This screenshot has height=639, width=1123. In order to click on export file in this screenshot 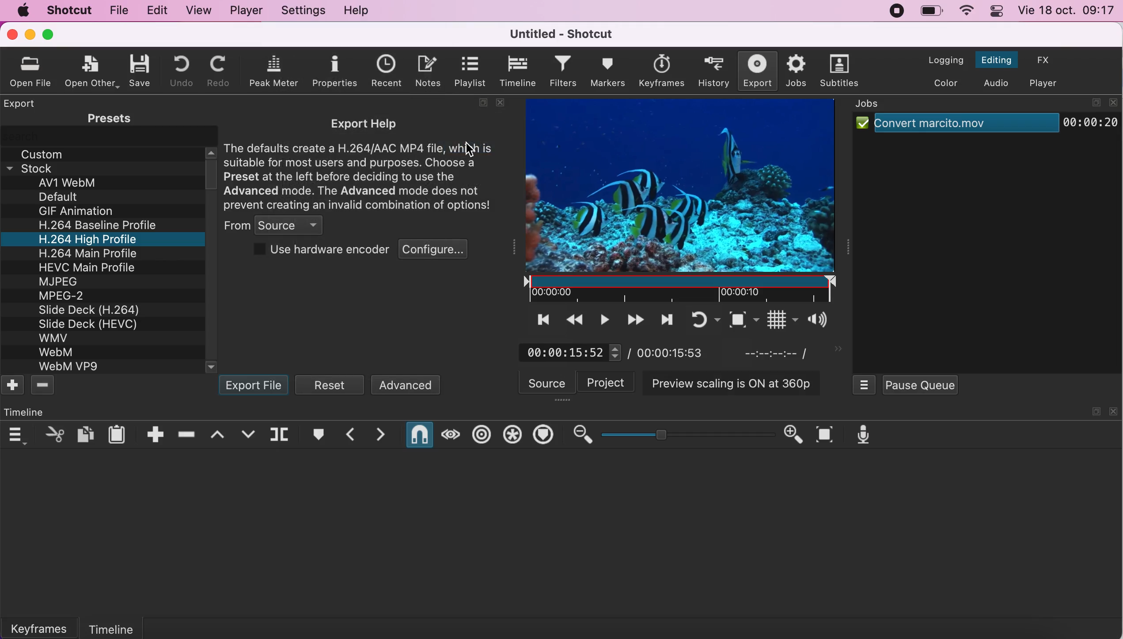, I will do `click(255, 386)`.